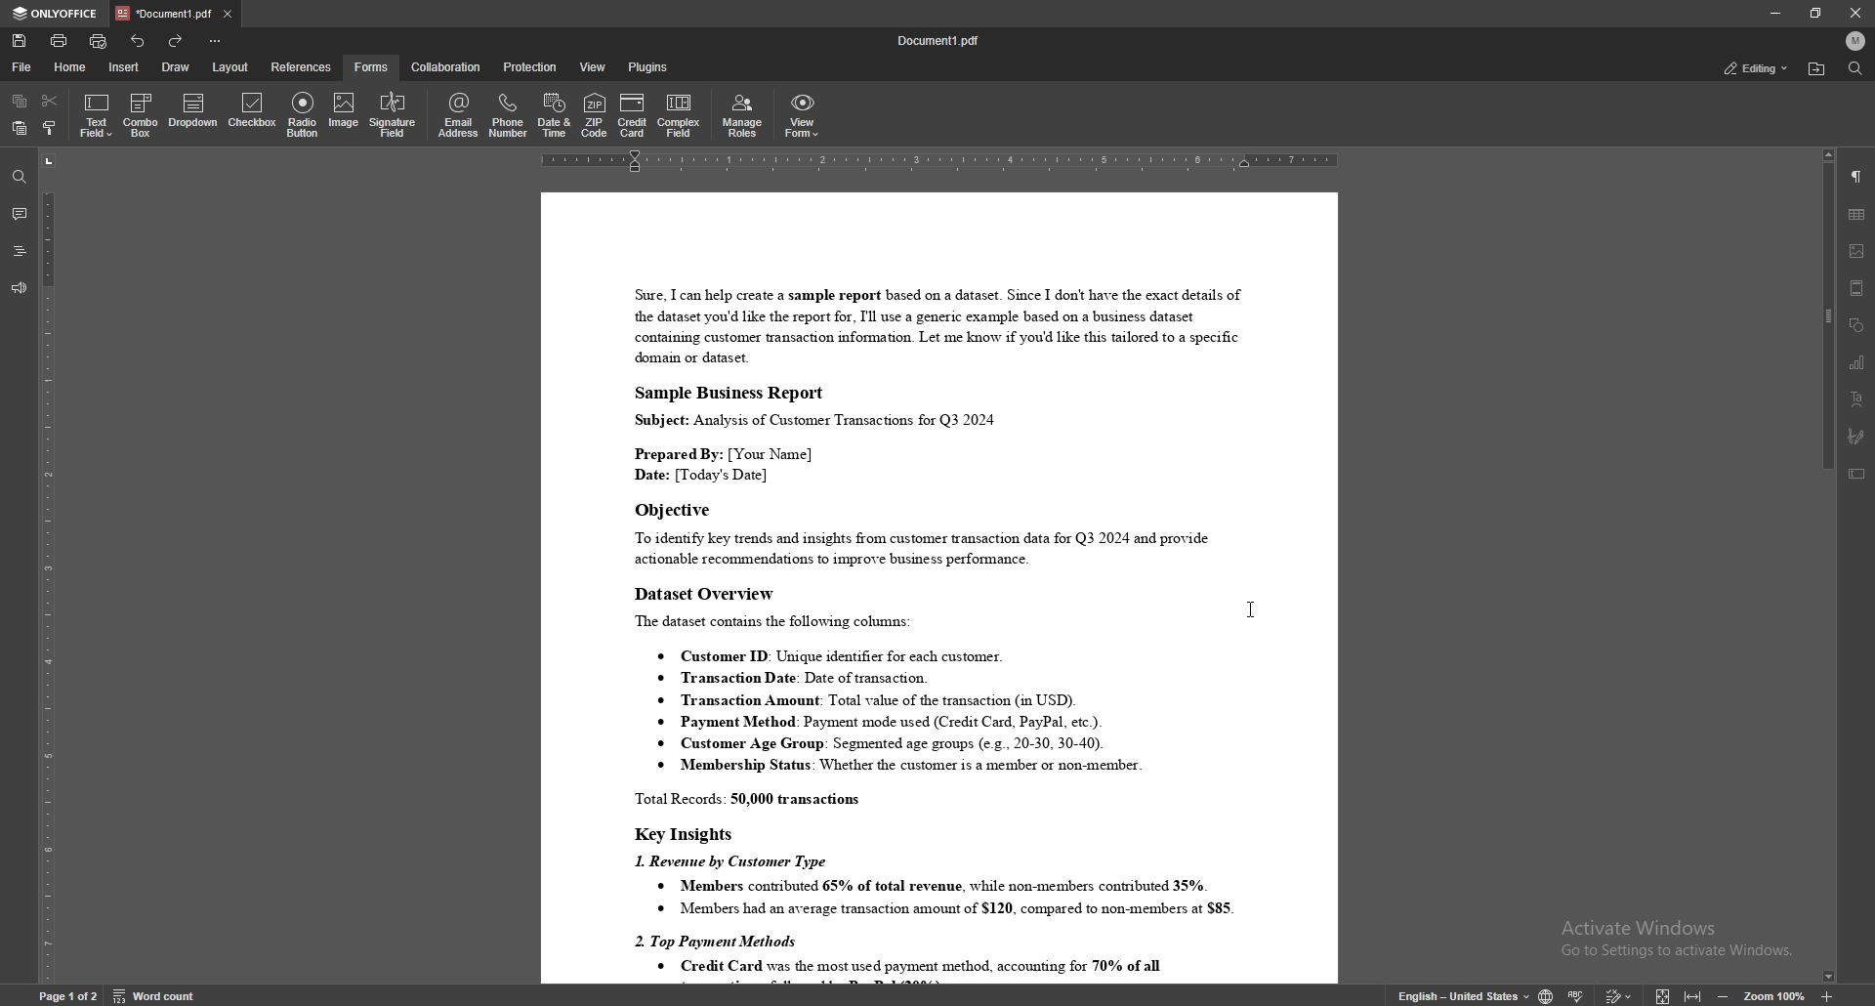 Image resolution: width=1875 pixels, height=1006 pixels. What do you see at coordinates (594, 114) in the screenshot?
I see `zip code` at bounding box center [594, 114].